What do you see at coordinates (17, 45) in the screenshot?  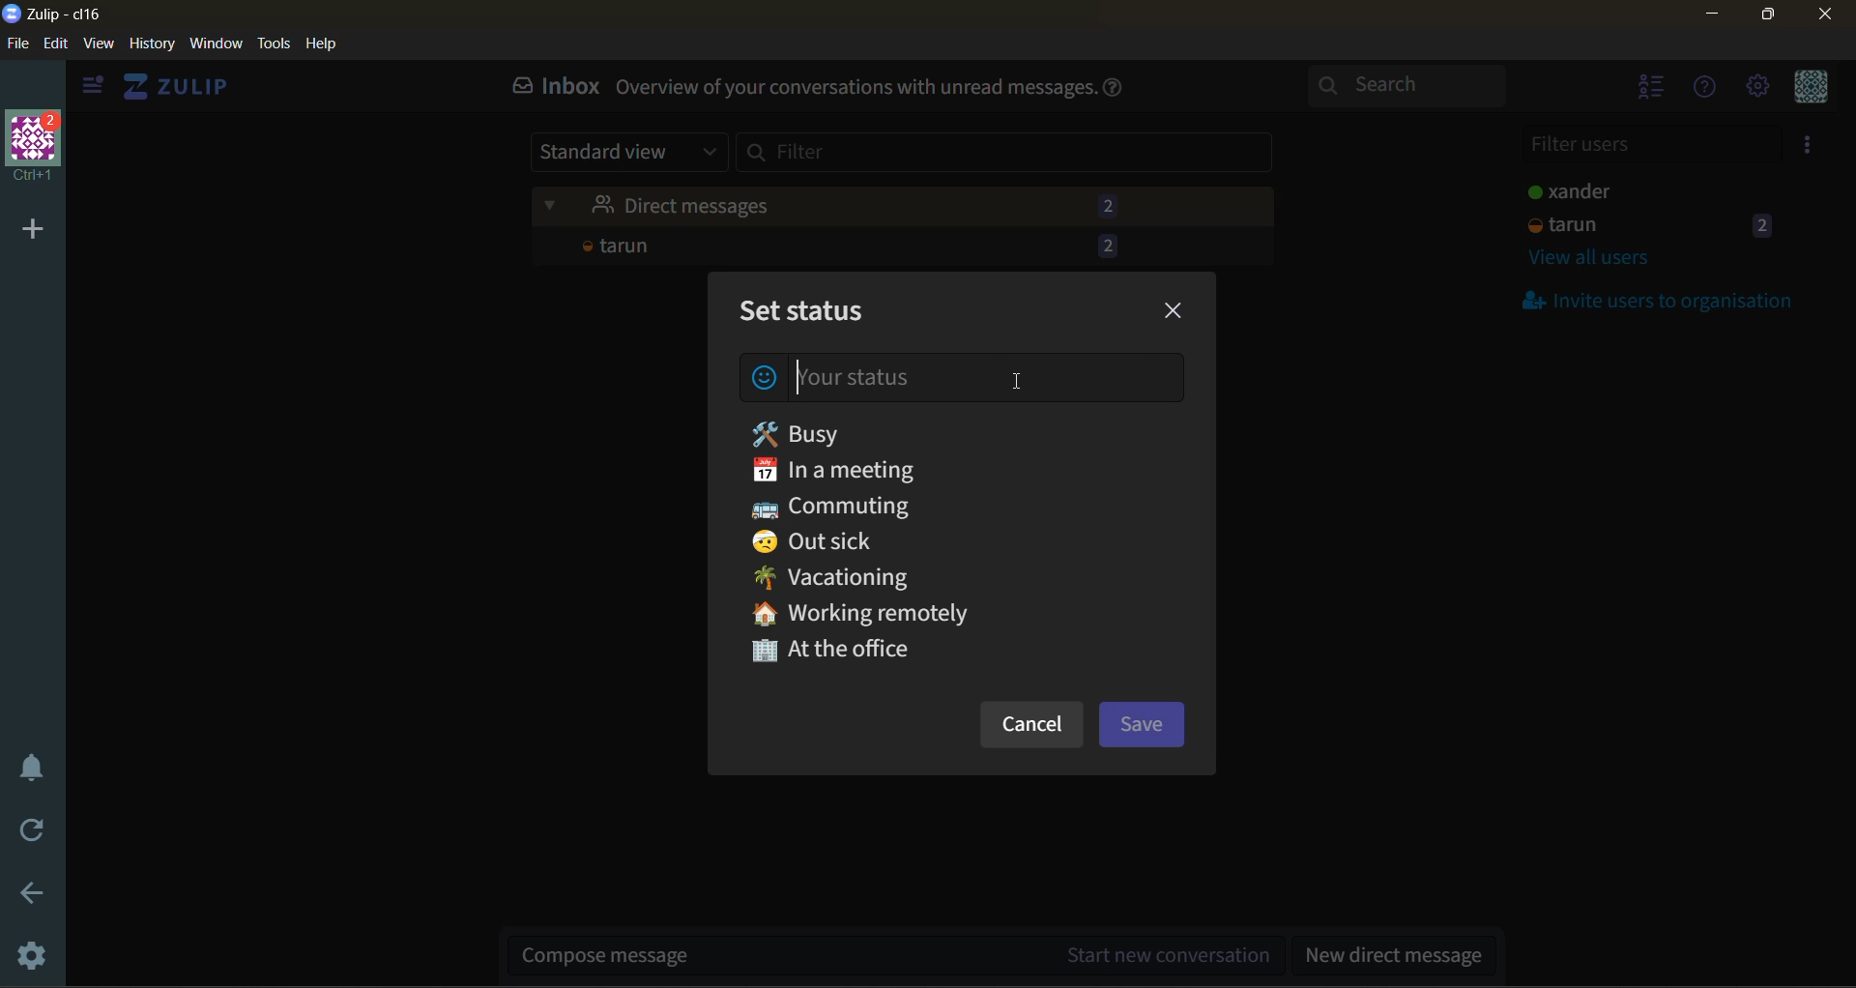 I see `file` at bounding box center [17, 45].